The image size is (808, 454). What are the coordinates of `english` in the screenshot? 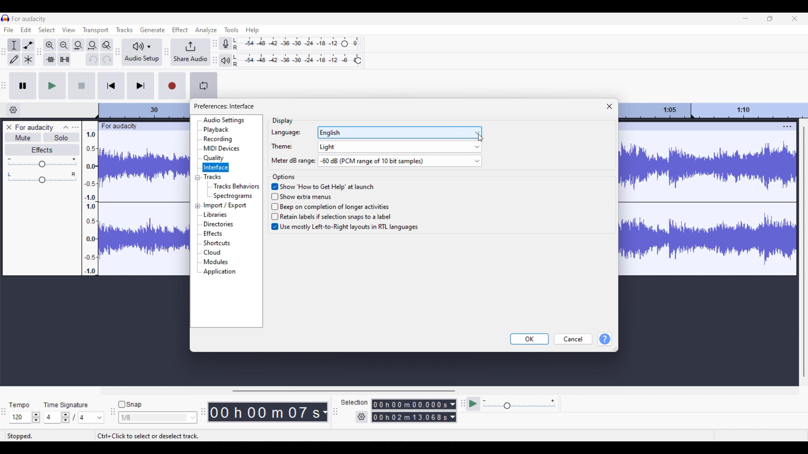 It's located at (399, 132).